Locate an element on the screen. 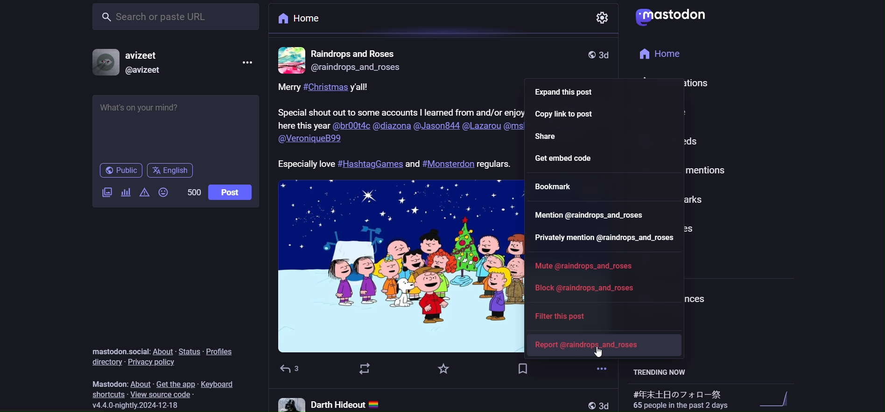 This screenshot has width=885, height=412. setting is located at coordinates (603, 19).